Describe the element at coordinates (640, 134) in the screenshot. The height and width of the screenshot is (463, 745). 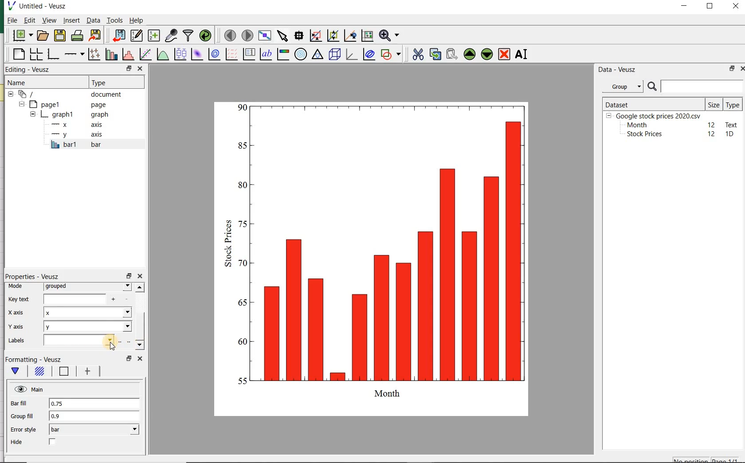
I see `Stock prices` at that location.